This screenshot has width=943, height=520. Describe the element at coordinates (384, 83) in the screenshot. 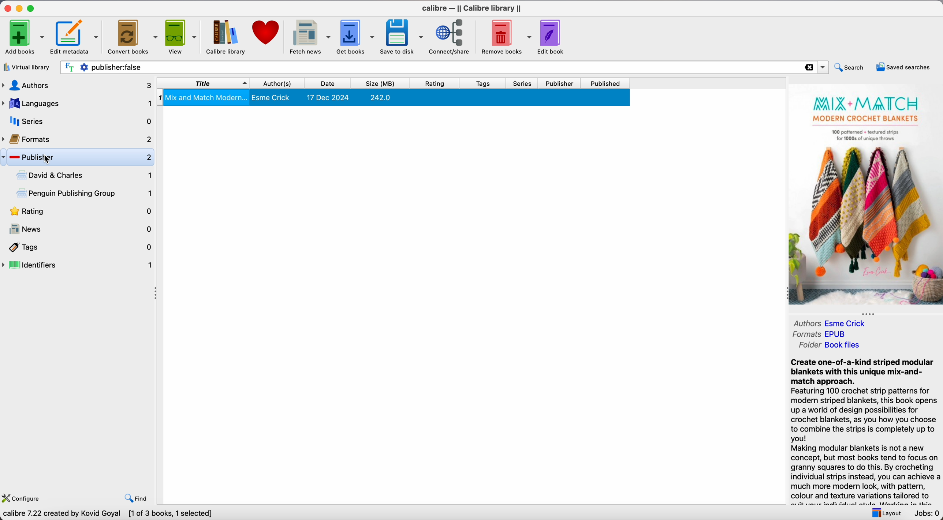

I see `size` at that location.